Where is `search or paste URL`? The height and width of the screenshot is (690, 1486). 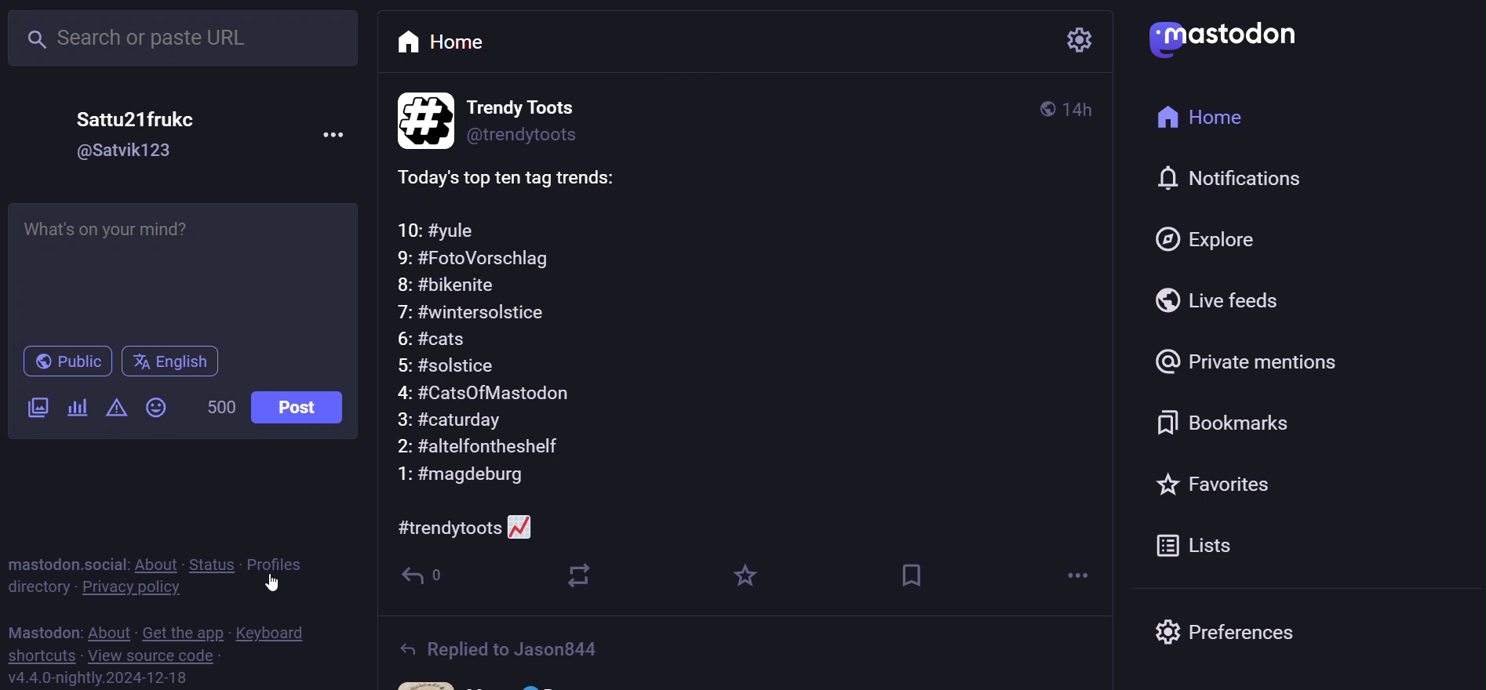
search or paste URL is located at coordinates (184, 37).